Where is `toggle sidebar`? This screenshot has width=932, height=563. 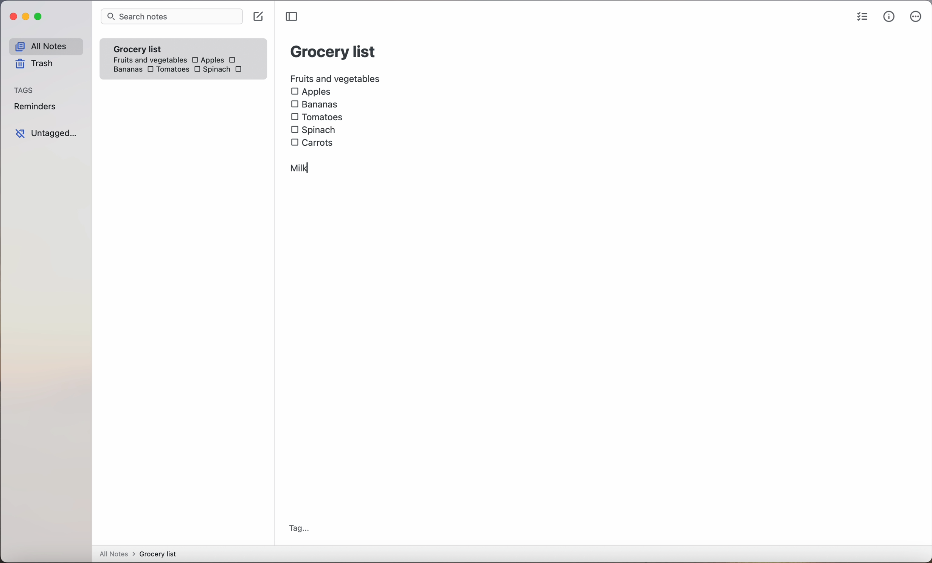 toggle sidebar is located at coordinates (293, 17).